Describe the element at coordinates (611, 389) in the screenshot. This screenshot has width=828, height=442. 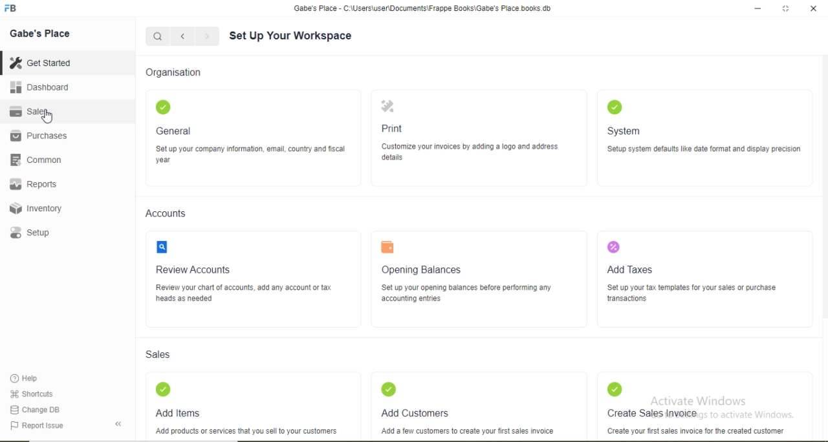
I see `tick` at that location.